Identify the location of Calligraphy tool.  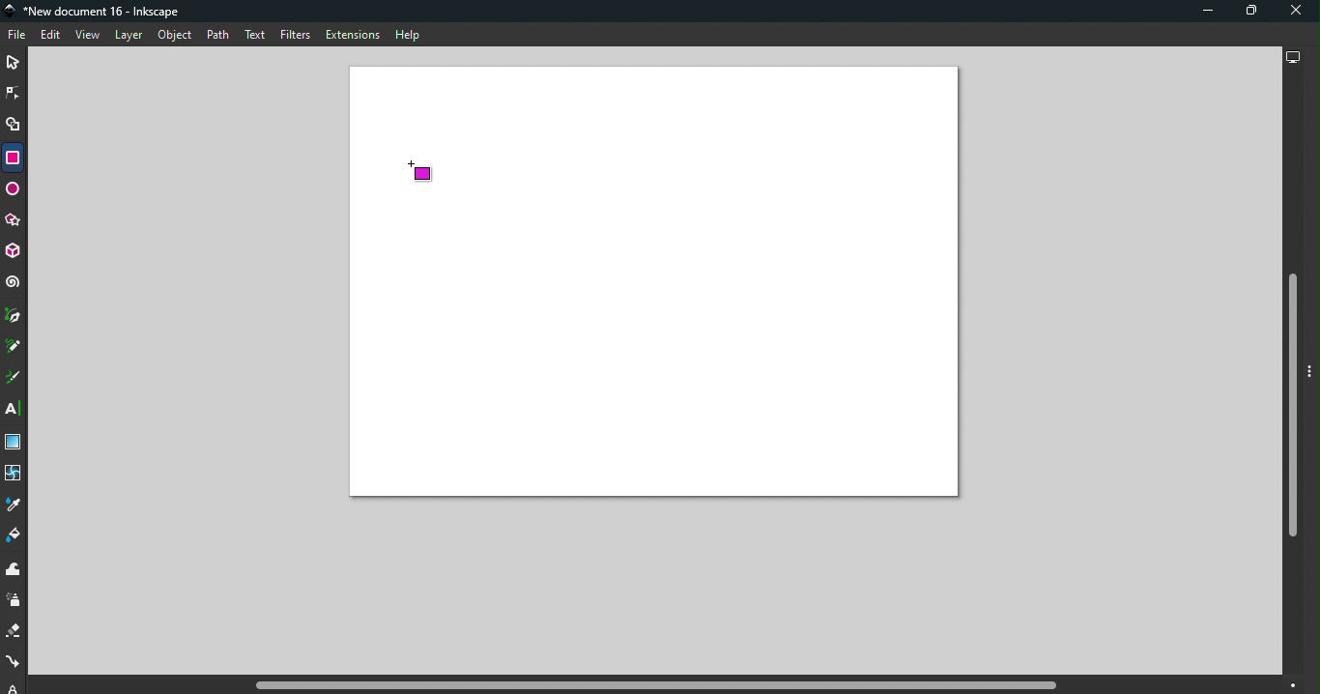
(14, 378).